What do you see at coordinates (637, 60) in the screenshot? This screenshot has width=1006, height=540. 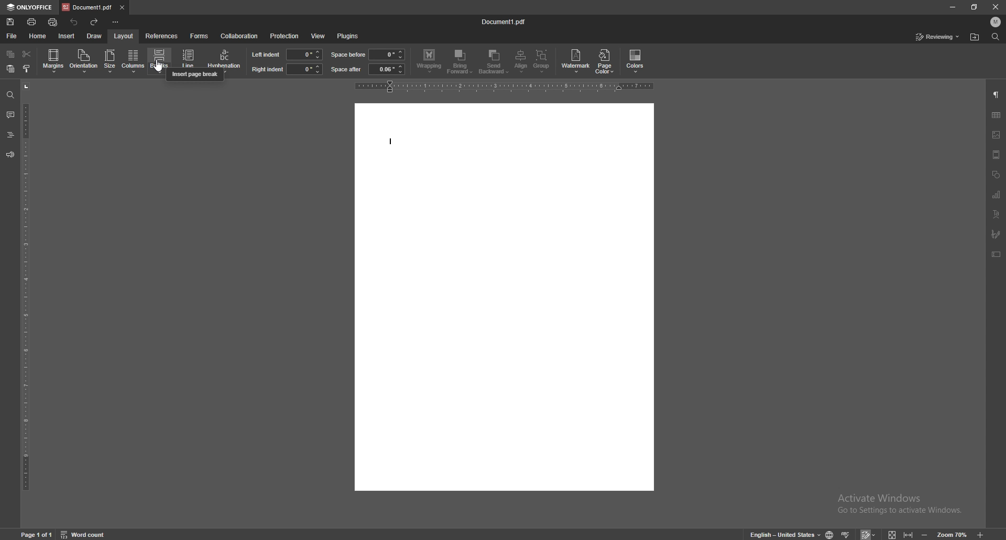 I see `colors` at bounding box center [637, 60].